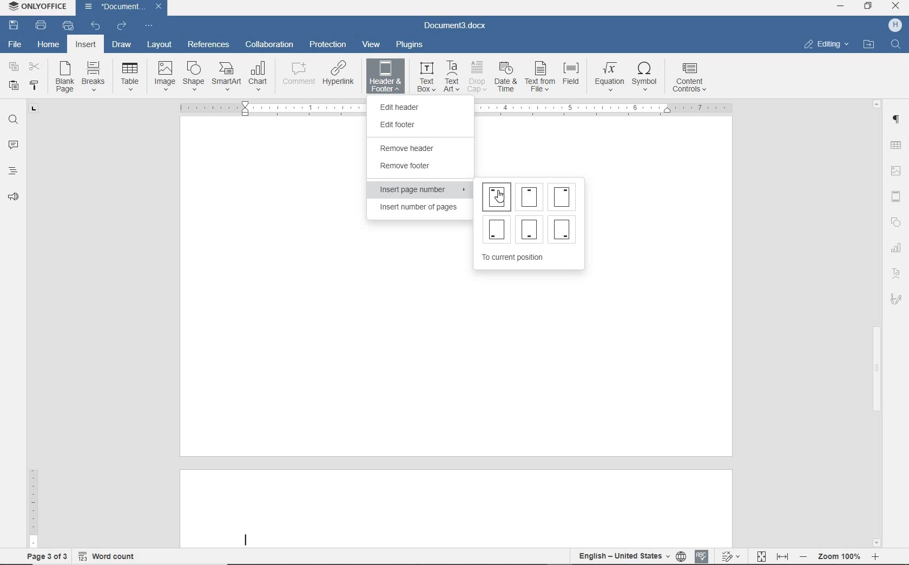 The height and width of the screenshot is (565, 909). What do you see at coordinates (14, 198) in the screenshot?
I see `Read aloud and accessibility` at bounding box center [14, 198].